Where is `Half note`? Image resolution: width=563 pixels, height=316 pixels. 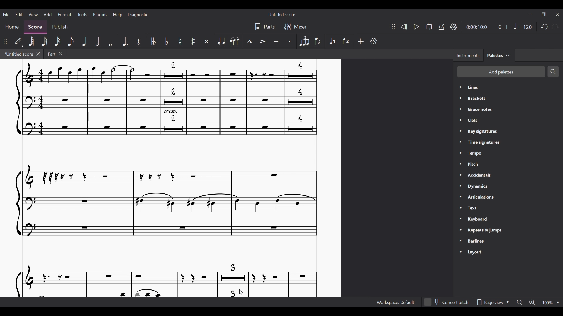
Half note is located at coordinates (97, 41).